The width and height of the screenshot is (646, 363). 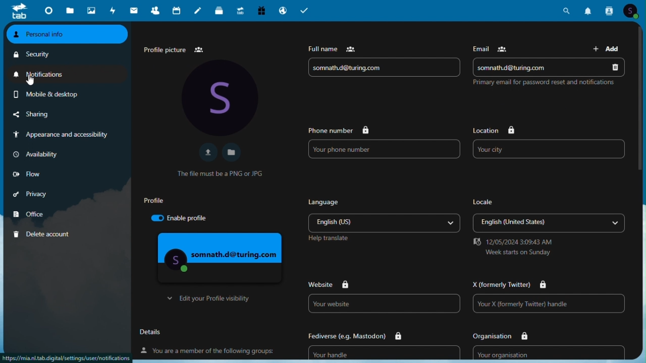 What do you see at coordinates (31, 81) in the screenshot?
I see `cursor` at bounding box center [31, 81].